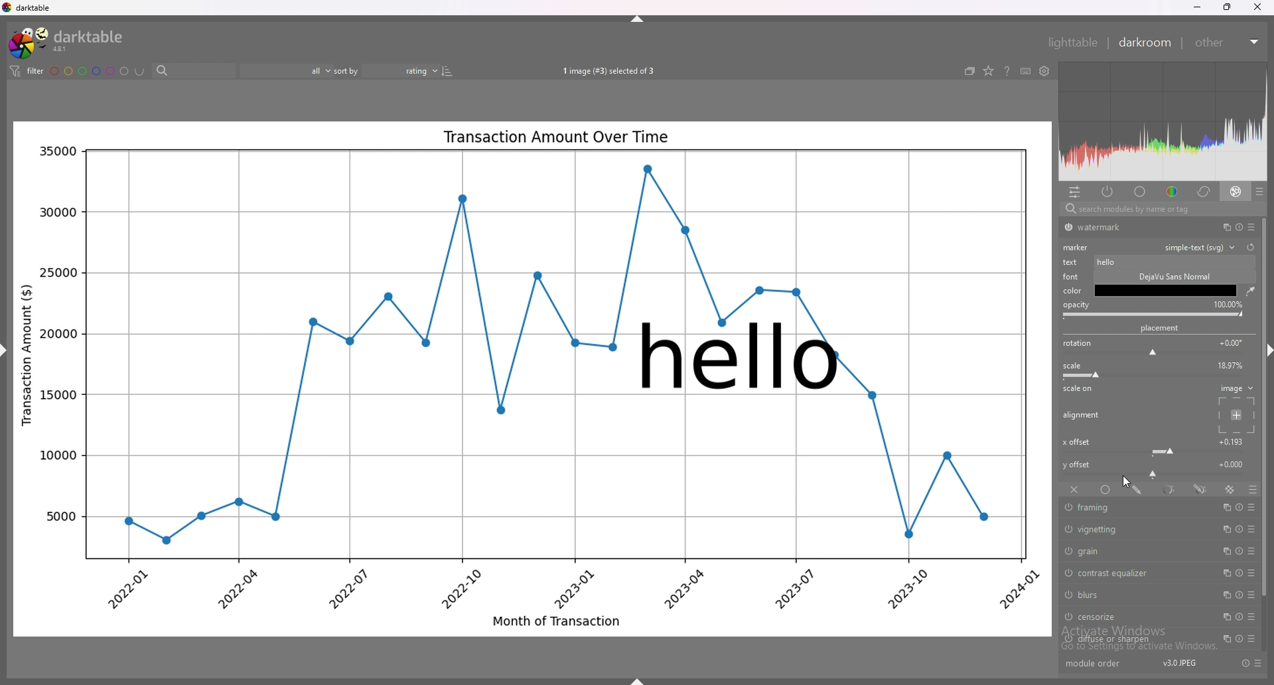 The image size is (1274, 685). Describe the element at coordinates (1131, 550) in the screenshot. I see `grain` at that location.